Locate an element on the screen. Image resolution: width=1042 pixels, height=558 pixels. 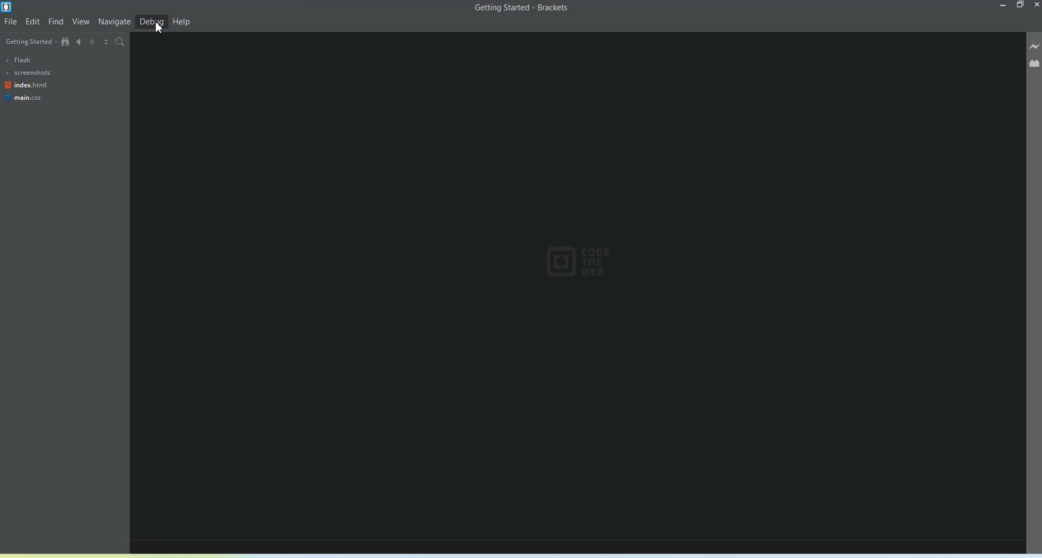
Navigate is located at coordinates (115, 22).